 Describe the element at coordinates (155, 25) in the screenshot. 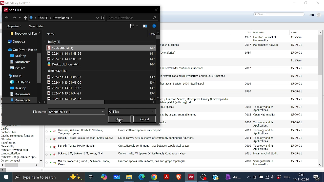

I see `Help` at that location.